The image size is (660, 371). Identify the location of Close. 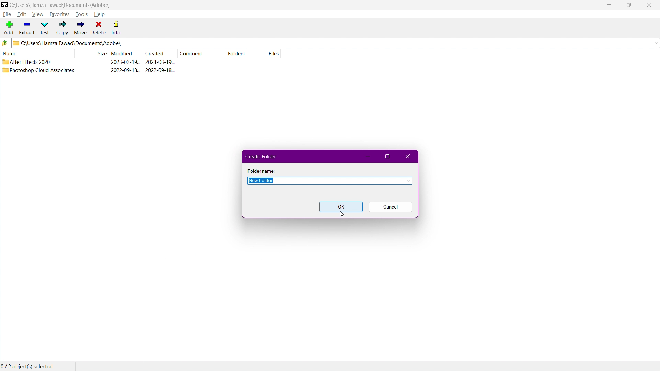
(650, 5).